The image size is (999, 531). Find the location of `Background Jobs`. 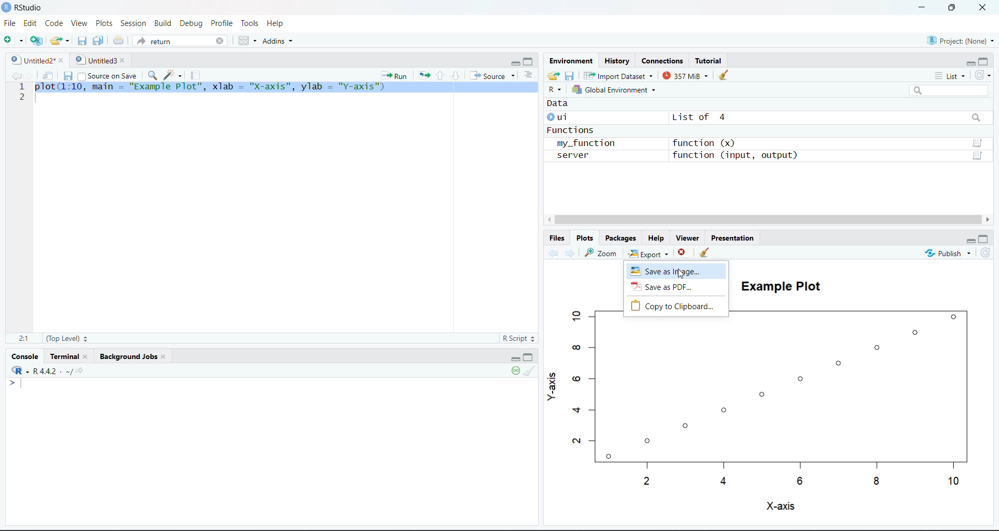

Background Jobs is located at coordinates (130, 356).